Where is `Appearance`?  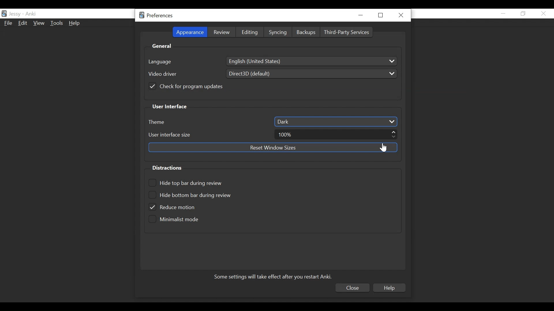
Appearance is located at coordinates (189, 32).